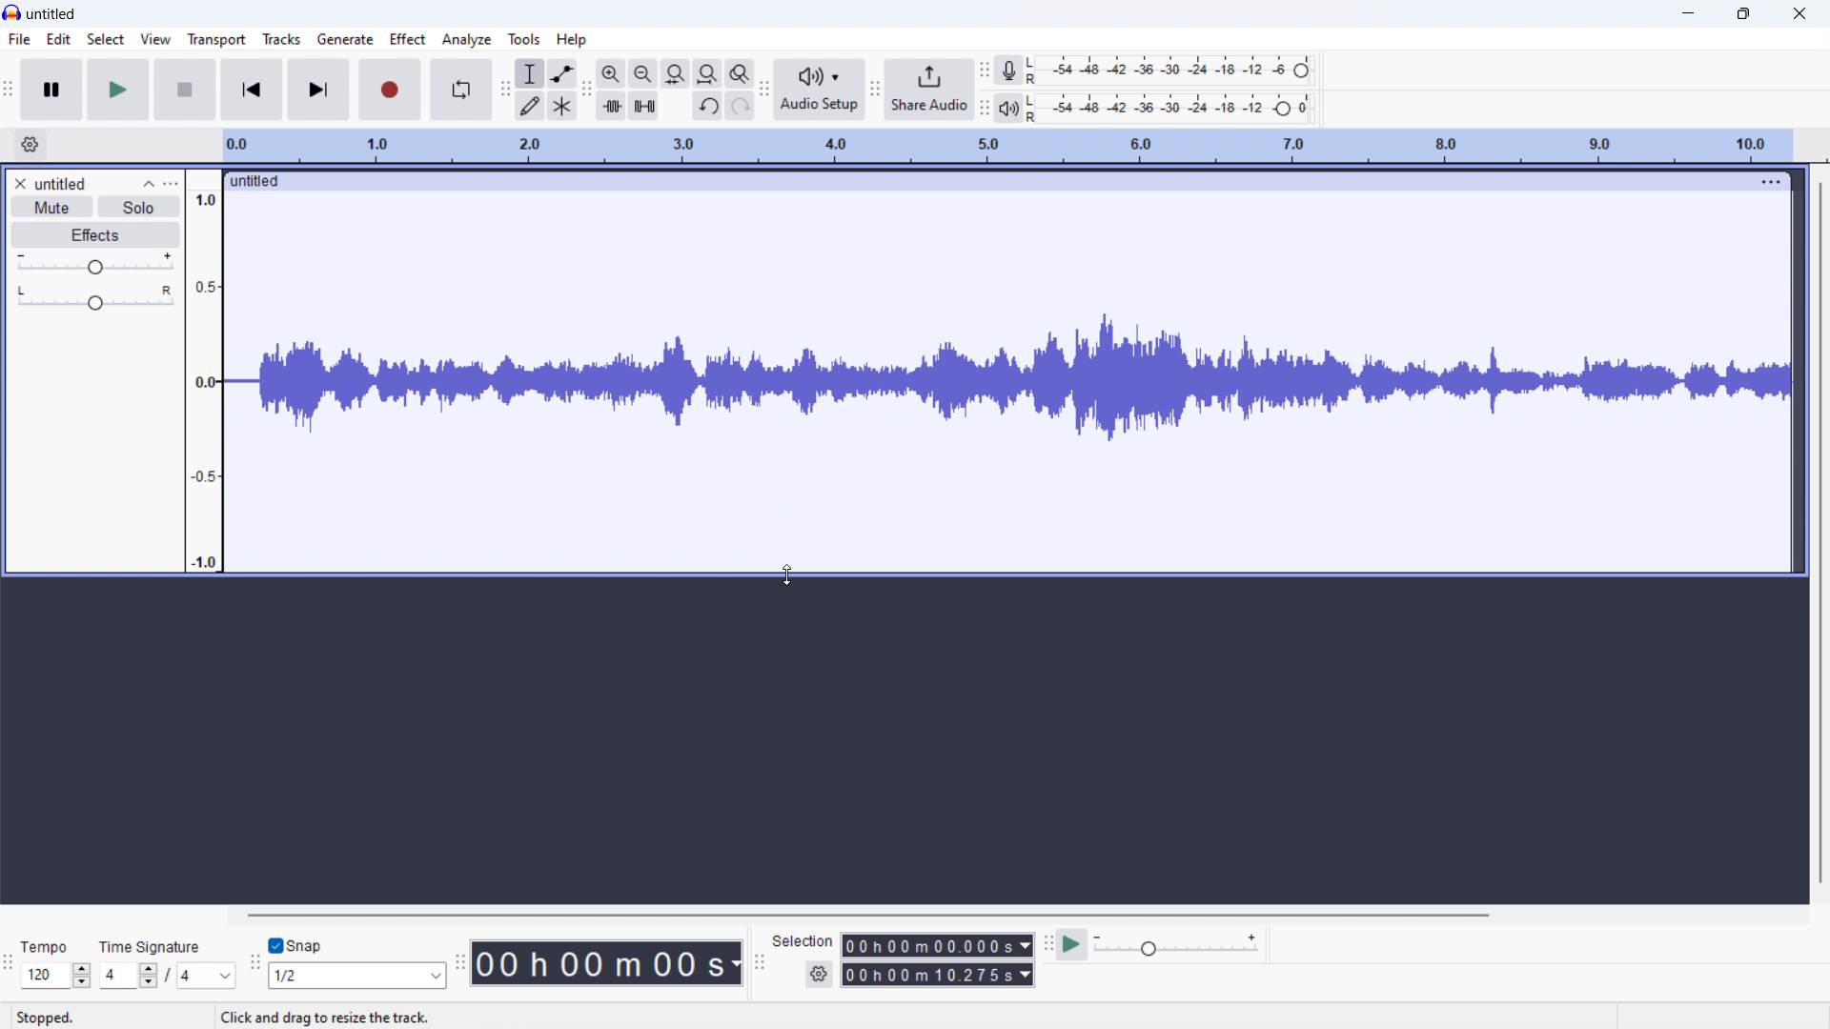 The image size is (1830, 1029). Describe the element at coordinates (531, 73) in the screenshot. I see `selection tool` at that location.